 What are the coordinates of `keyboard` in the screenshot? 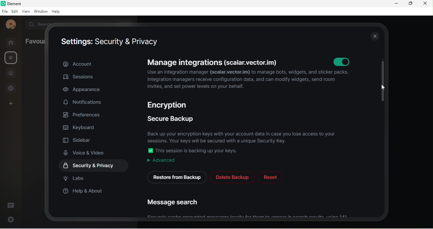 It's located at (81, 127).